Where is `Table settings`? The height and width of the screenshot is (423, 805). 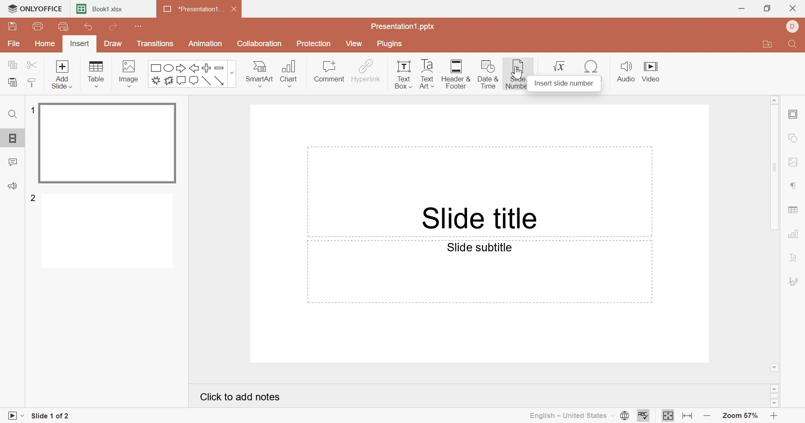 Table settings is located at coordinates (794, 211).